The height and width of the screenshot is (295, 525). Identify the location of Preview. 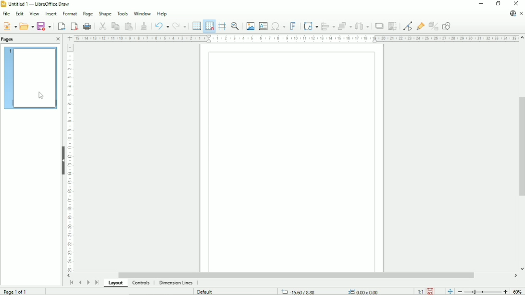
(31, 77).